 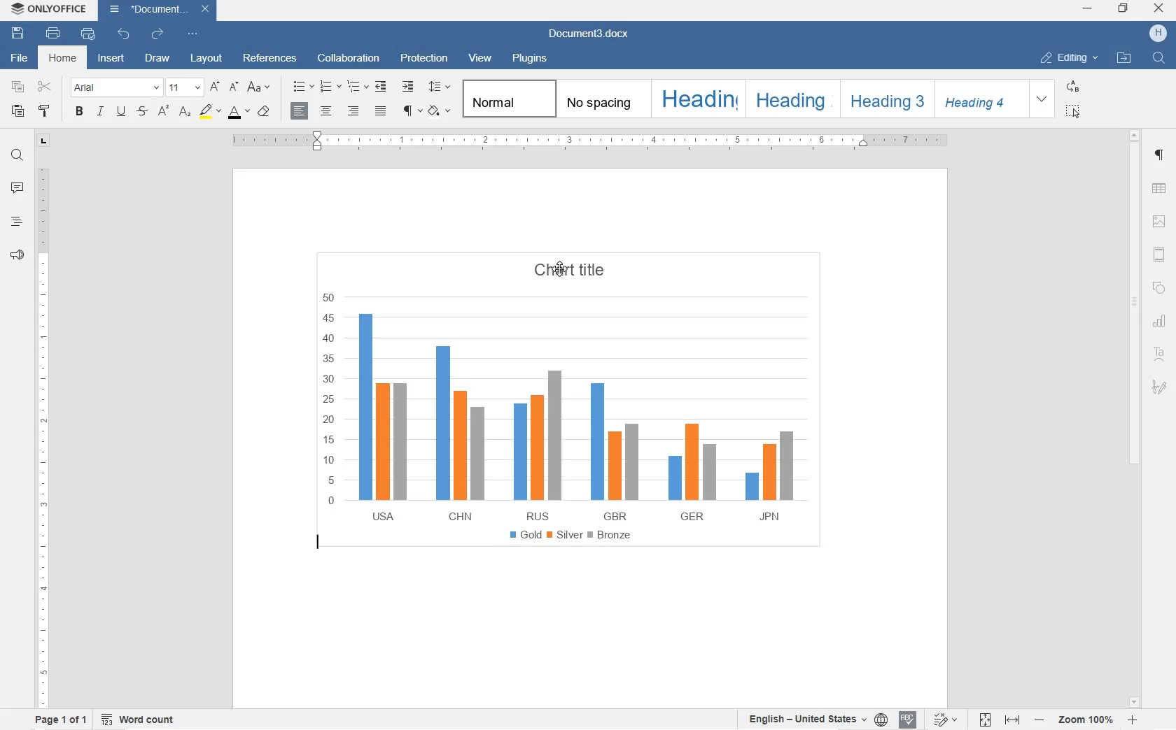 I want to click on DECREASE INDENT, so click(x=379, y=87).